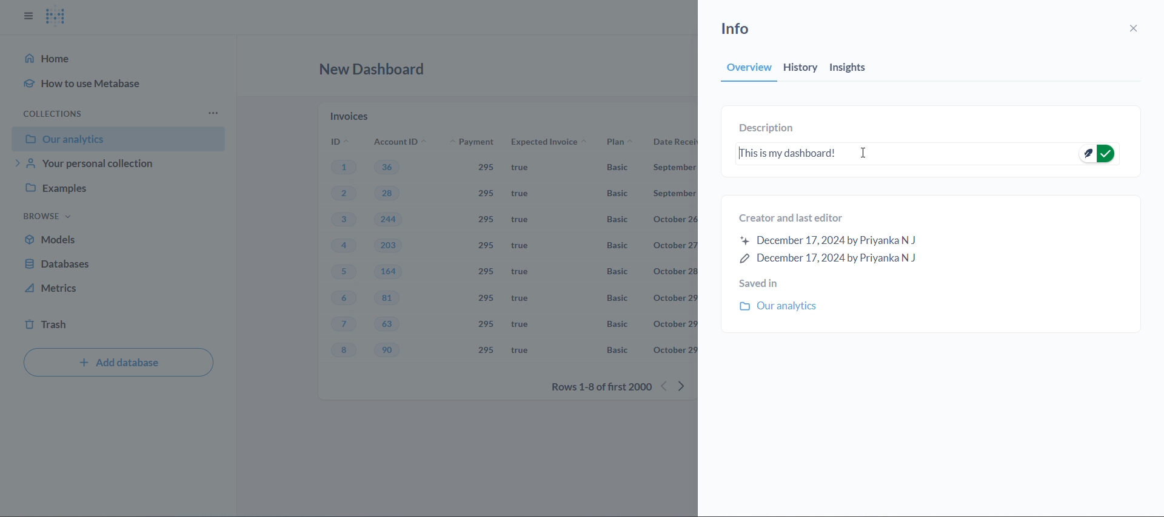 This screenshot has width=1164, height=517. What do you see at coordinates (527, 194) in the screenshot?
I see `true` at bounding box center [527, 194].